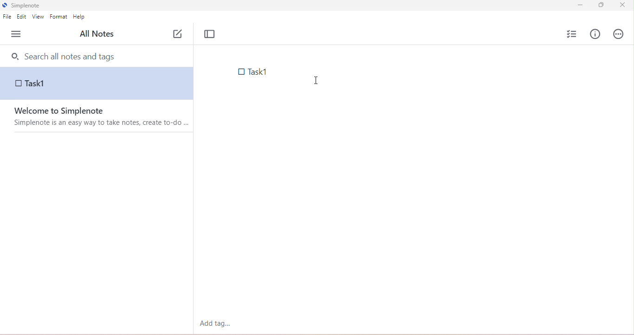 This screenshot has height=335, width=634. Describe the element at coordinates (60, 17) in the screenshot. I see `format` at that location.